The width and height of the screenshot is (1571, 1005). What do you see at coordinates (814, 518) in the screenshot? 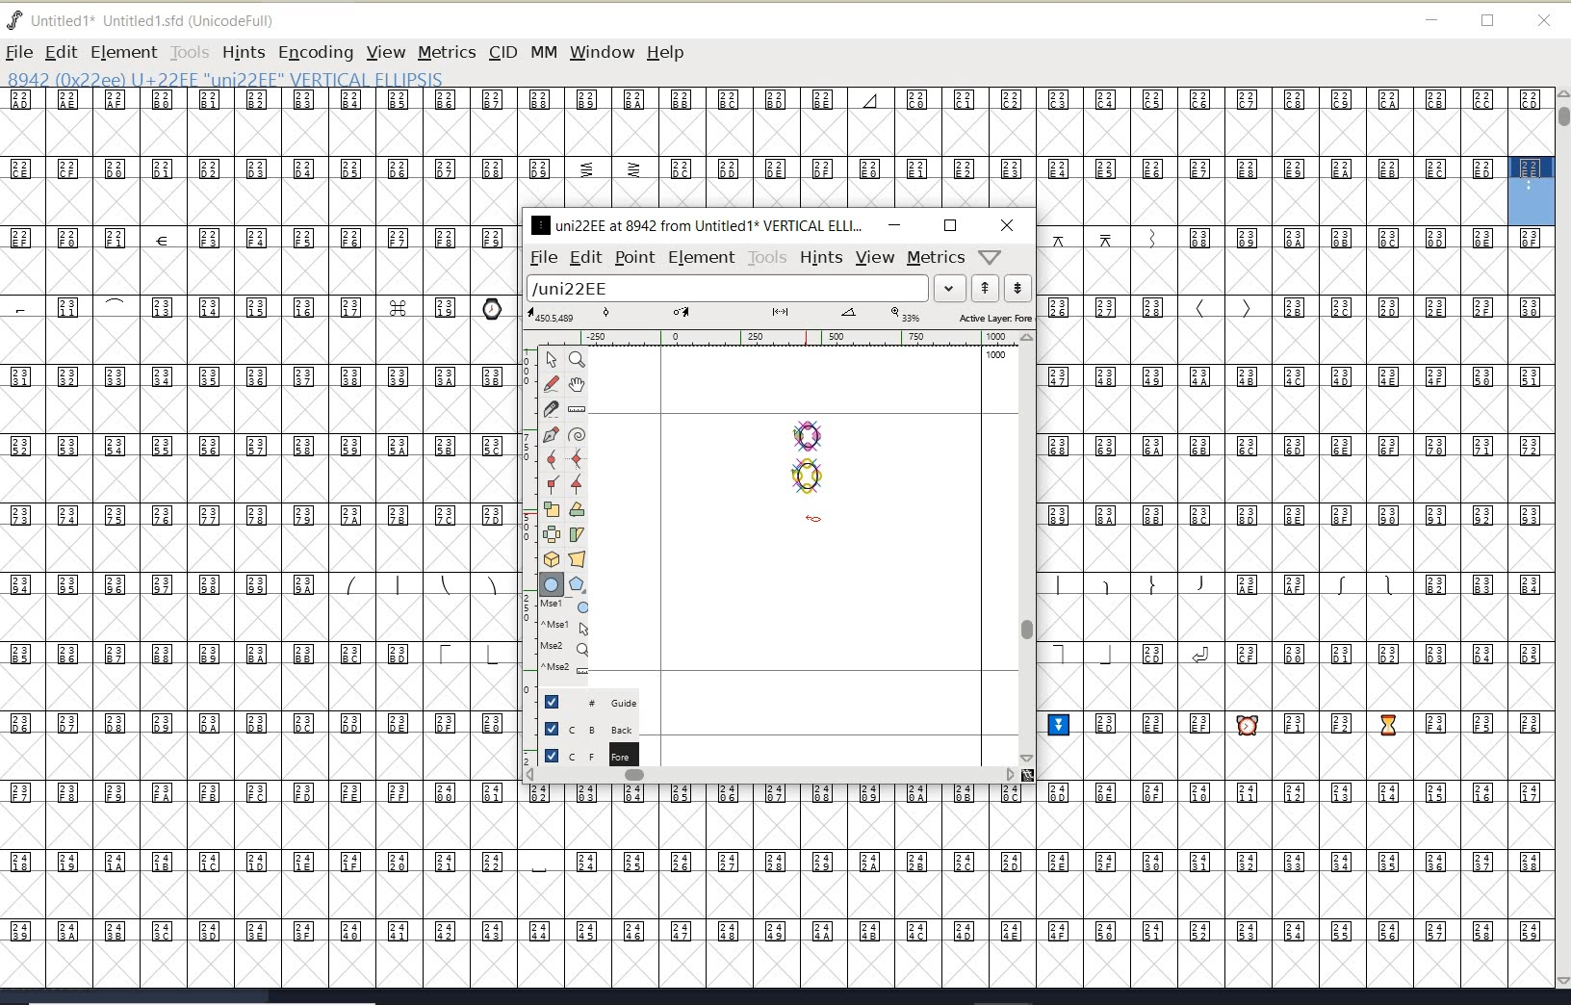
I see `ellipse tool` at bounding box center [814, 518].